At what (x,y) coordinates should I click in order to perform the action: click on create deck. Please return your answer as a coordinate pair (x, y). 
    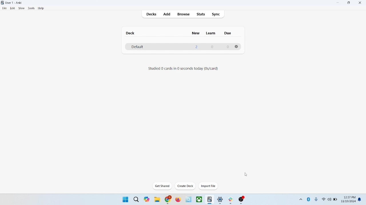
    Looking at the image, I should click on (186, 186).